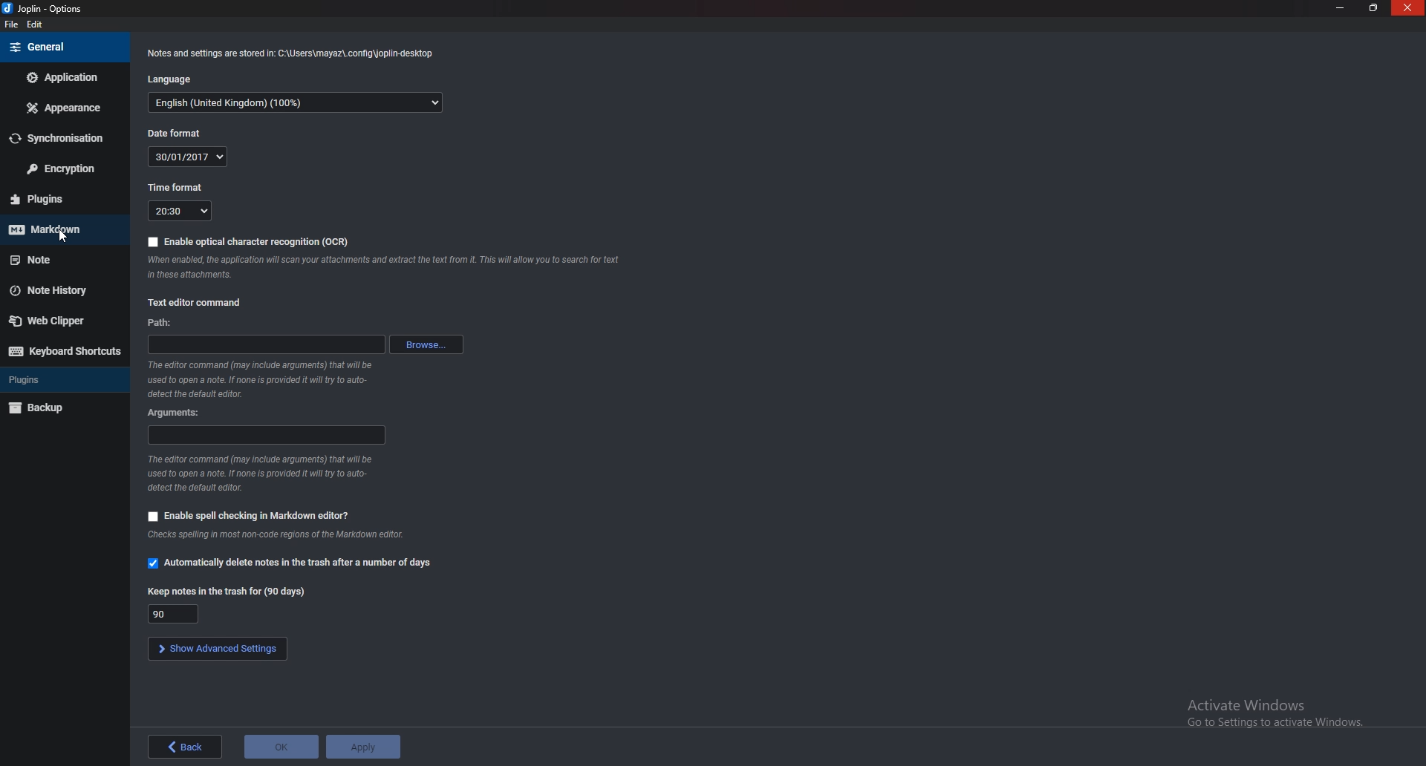 The width and height of the screenshot is (1426, 766). Describe the element at coordinates (64, 238) in the screenshot. I see `cursor` at that location.